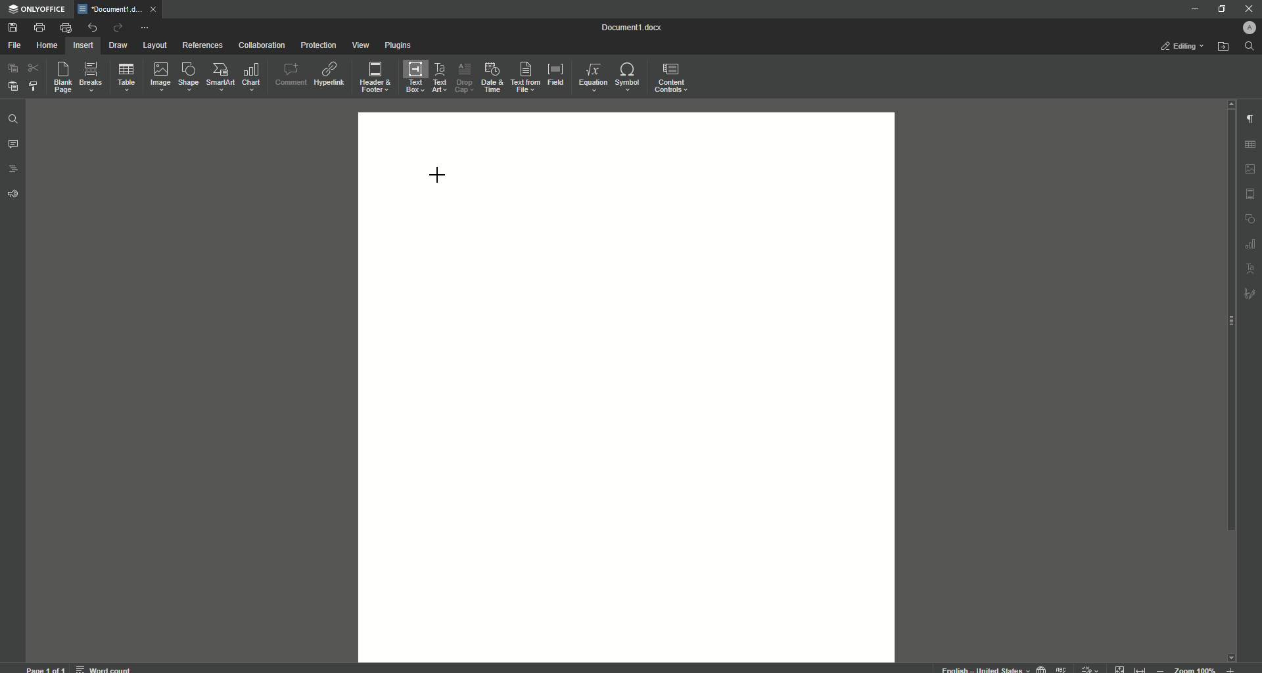  Describe the element at coordinates (1247, 28) in the screenshot. I see `Profile` at that location.